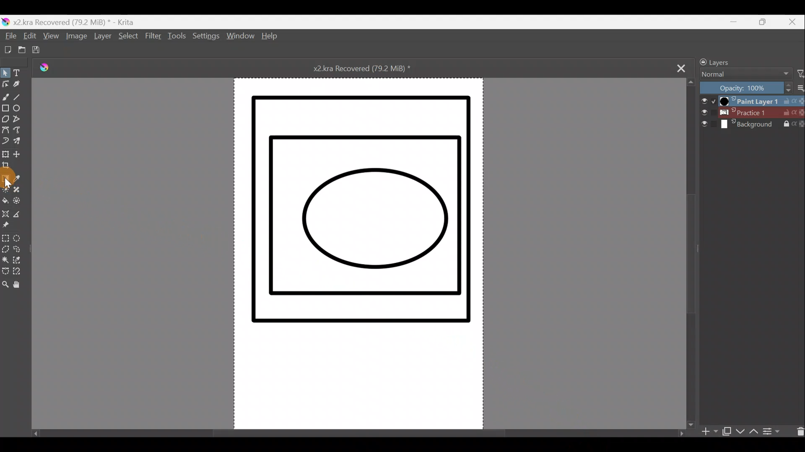 This screenshot has height=452, width=805. What do you see at coordinates (691, 252) in the screenshot?
I see `Scroll bar` at bounding box center [691, 252].